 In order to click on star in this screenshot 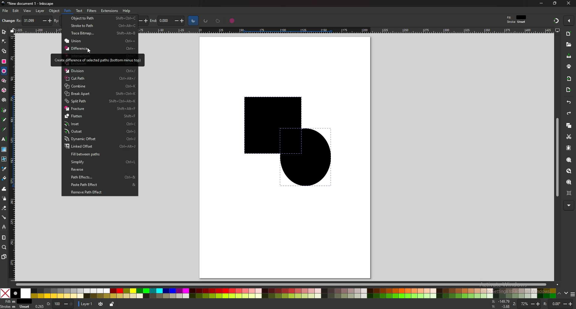, I will do `click(4, 81)`.